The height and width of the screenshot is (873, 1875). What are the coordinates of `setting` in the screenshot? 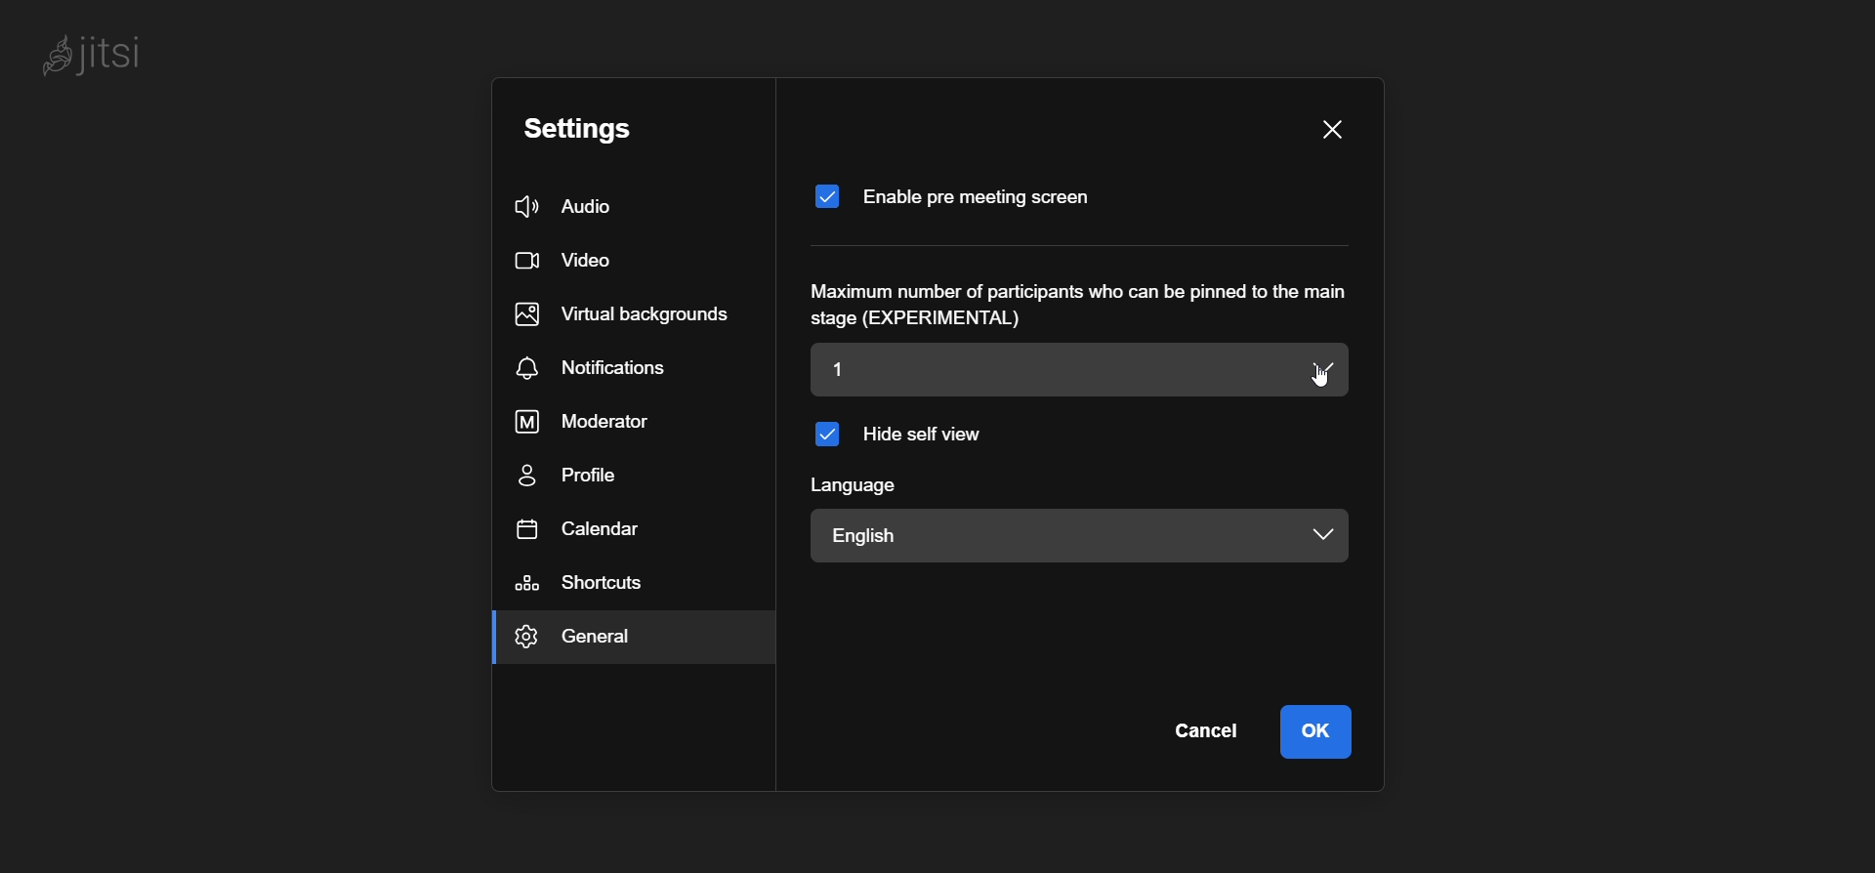 It's located at (580, 129).